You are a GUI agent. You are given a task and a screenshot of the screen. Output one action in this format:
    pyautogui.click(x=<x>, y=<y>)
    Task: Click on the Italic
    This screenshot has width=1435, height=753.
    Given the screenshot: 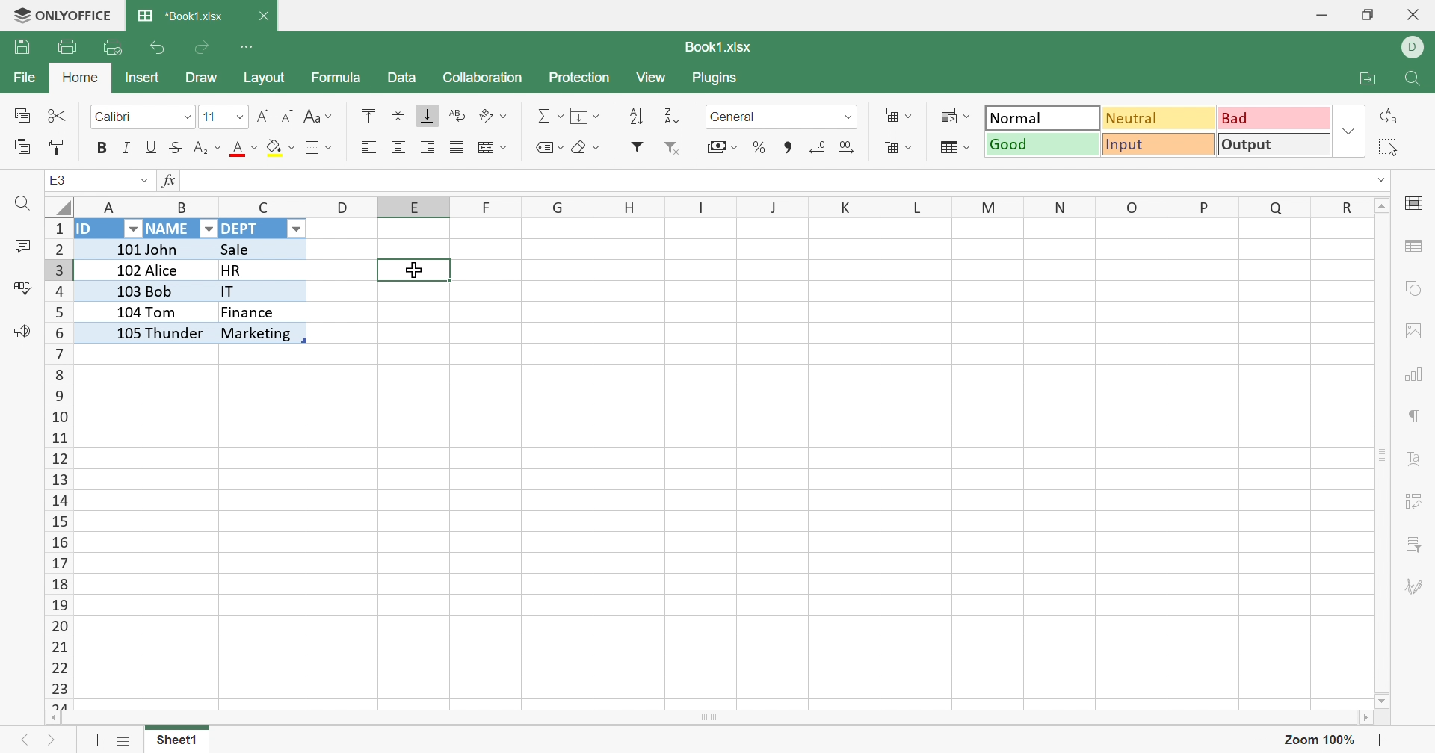 What is the action you would take?
    pyautogui.click(x=127, y=149)
    